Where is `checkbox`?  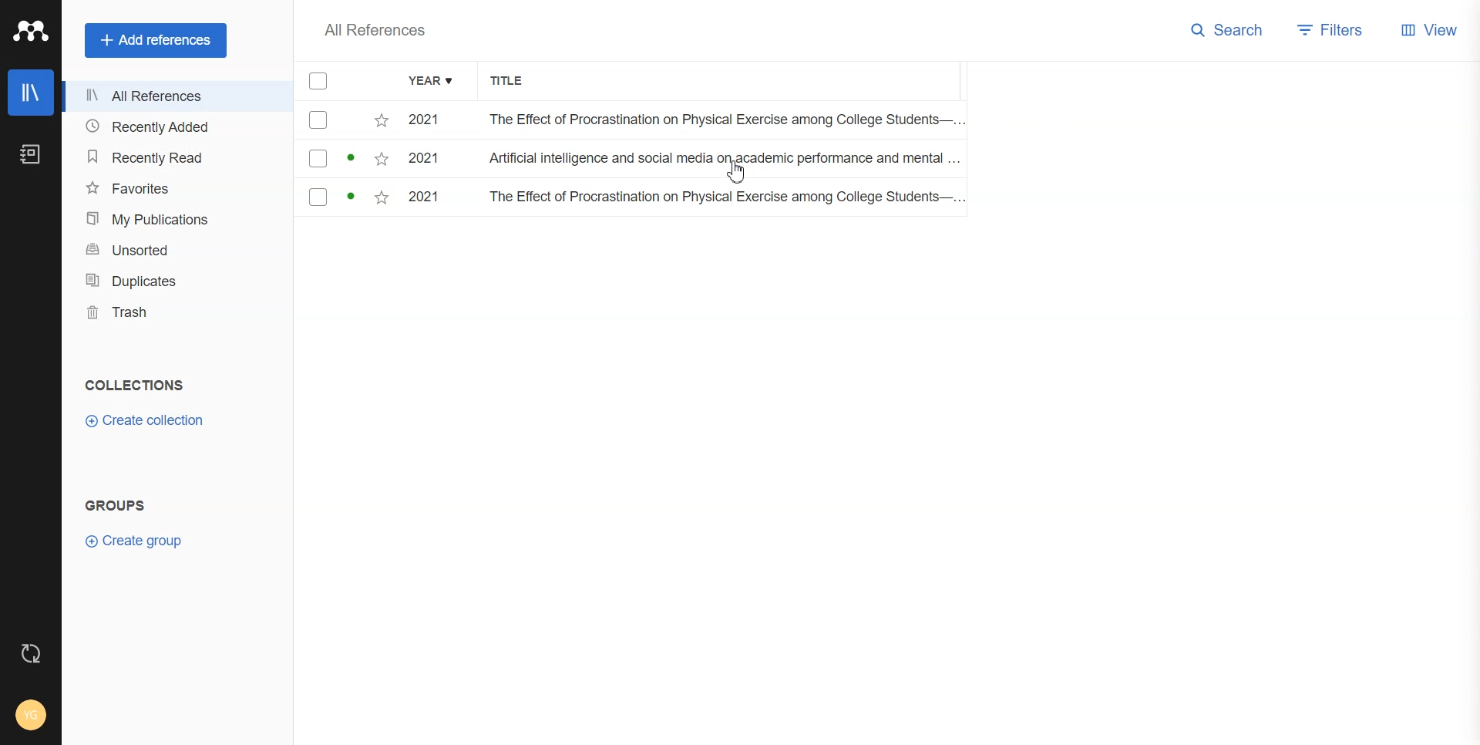 checkbox is located at coordinates (345, 160).